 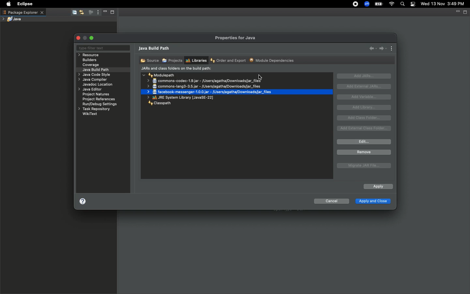 What do you see at coordinates (93, 75) in the screenshot?
I see `Java code style` at bounding box center [93, 75].